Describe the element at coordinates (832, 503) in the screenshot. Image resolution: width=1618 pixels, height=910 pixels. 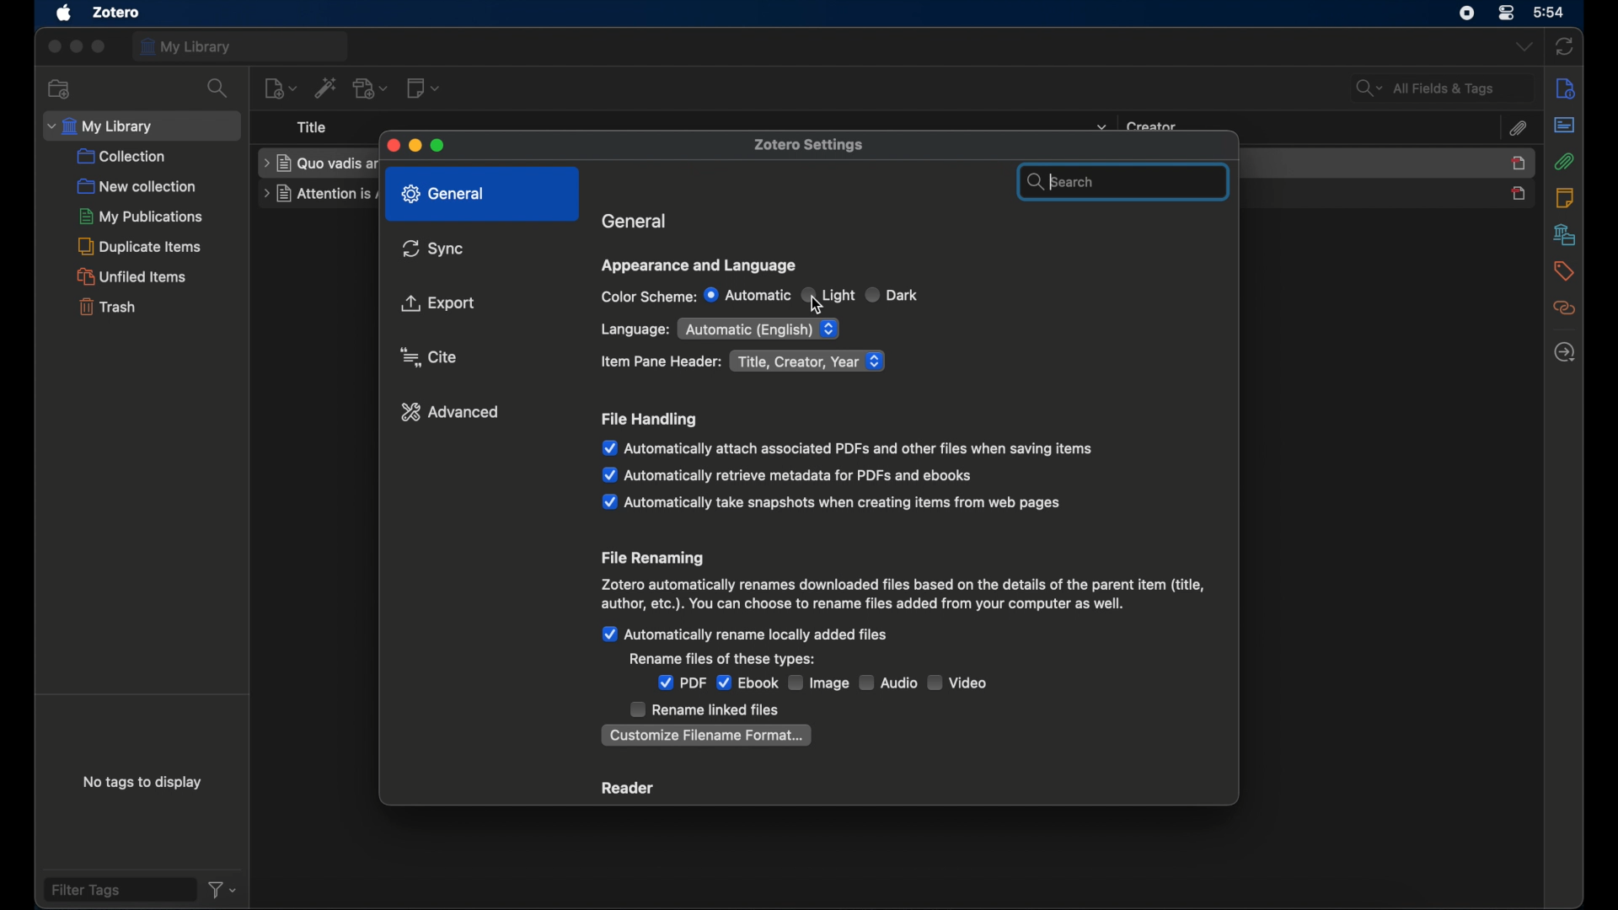
I see `automatically take snapshots when items from web pages` at that location.